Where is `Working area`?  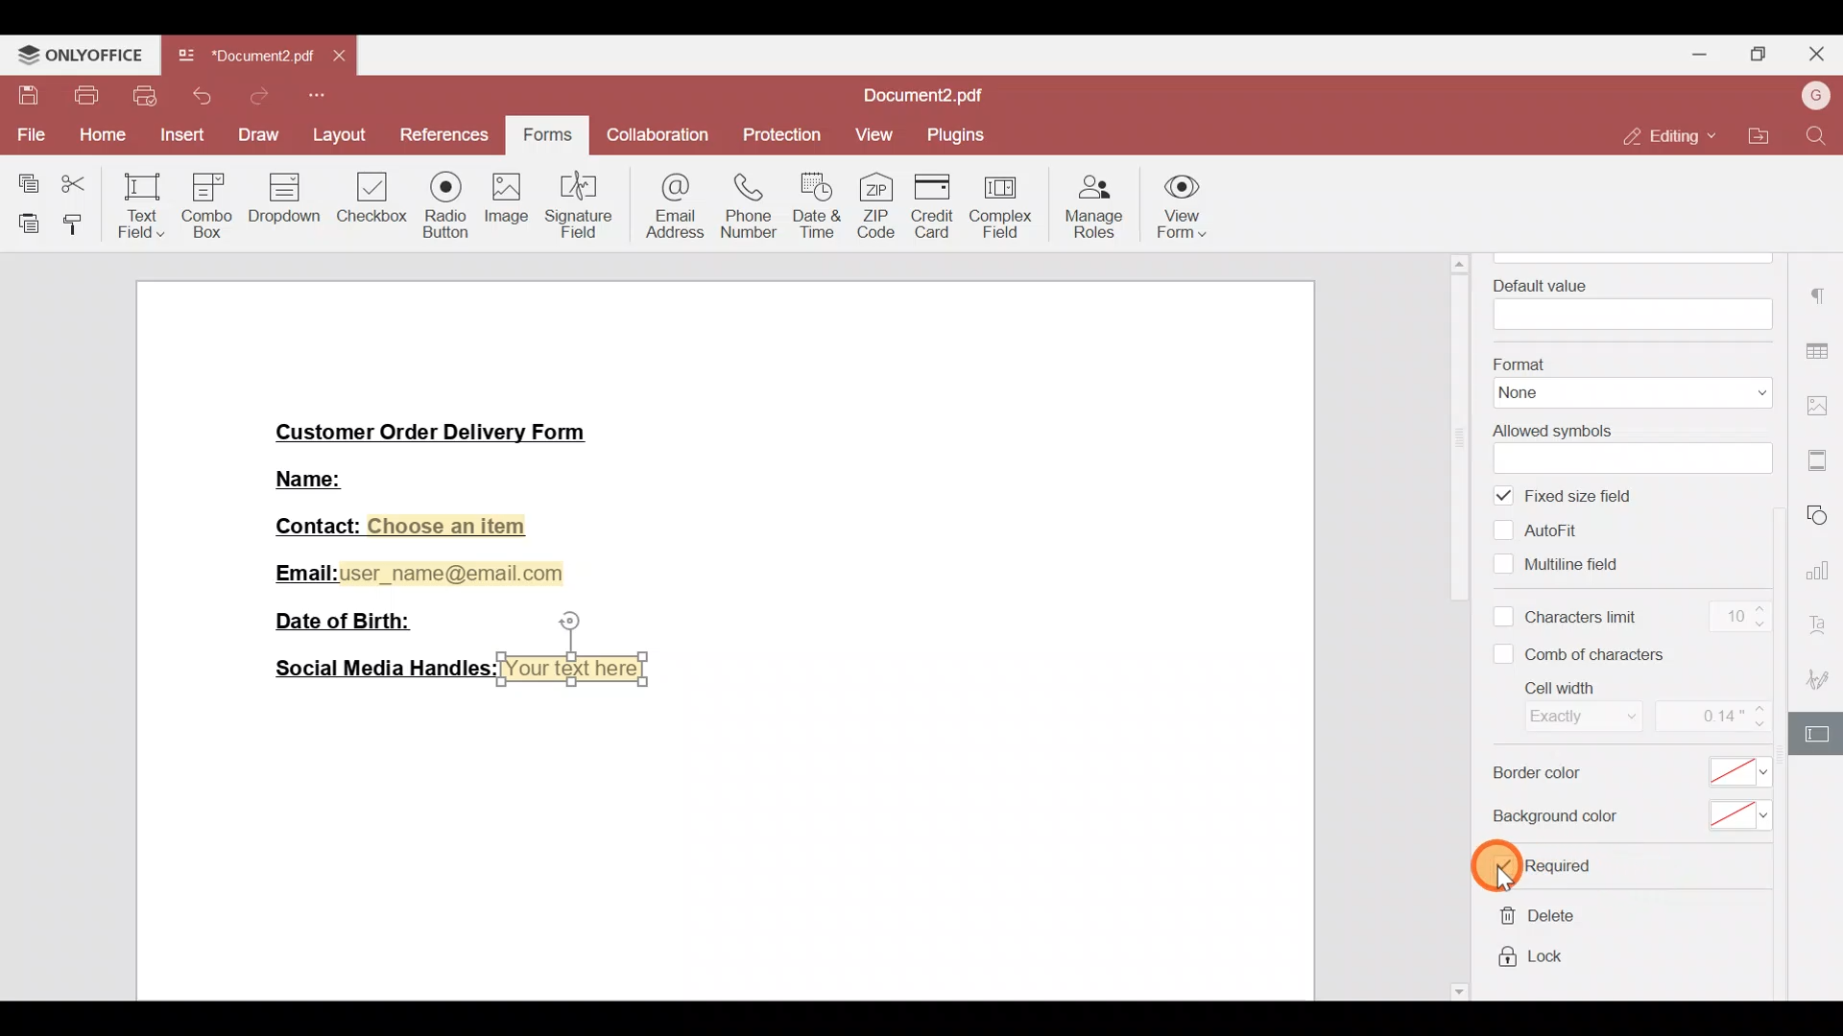
Working area is located at coordinates (719, 843).